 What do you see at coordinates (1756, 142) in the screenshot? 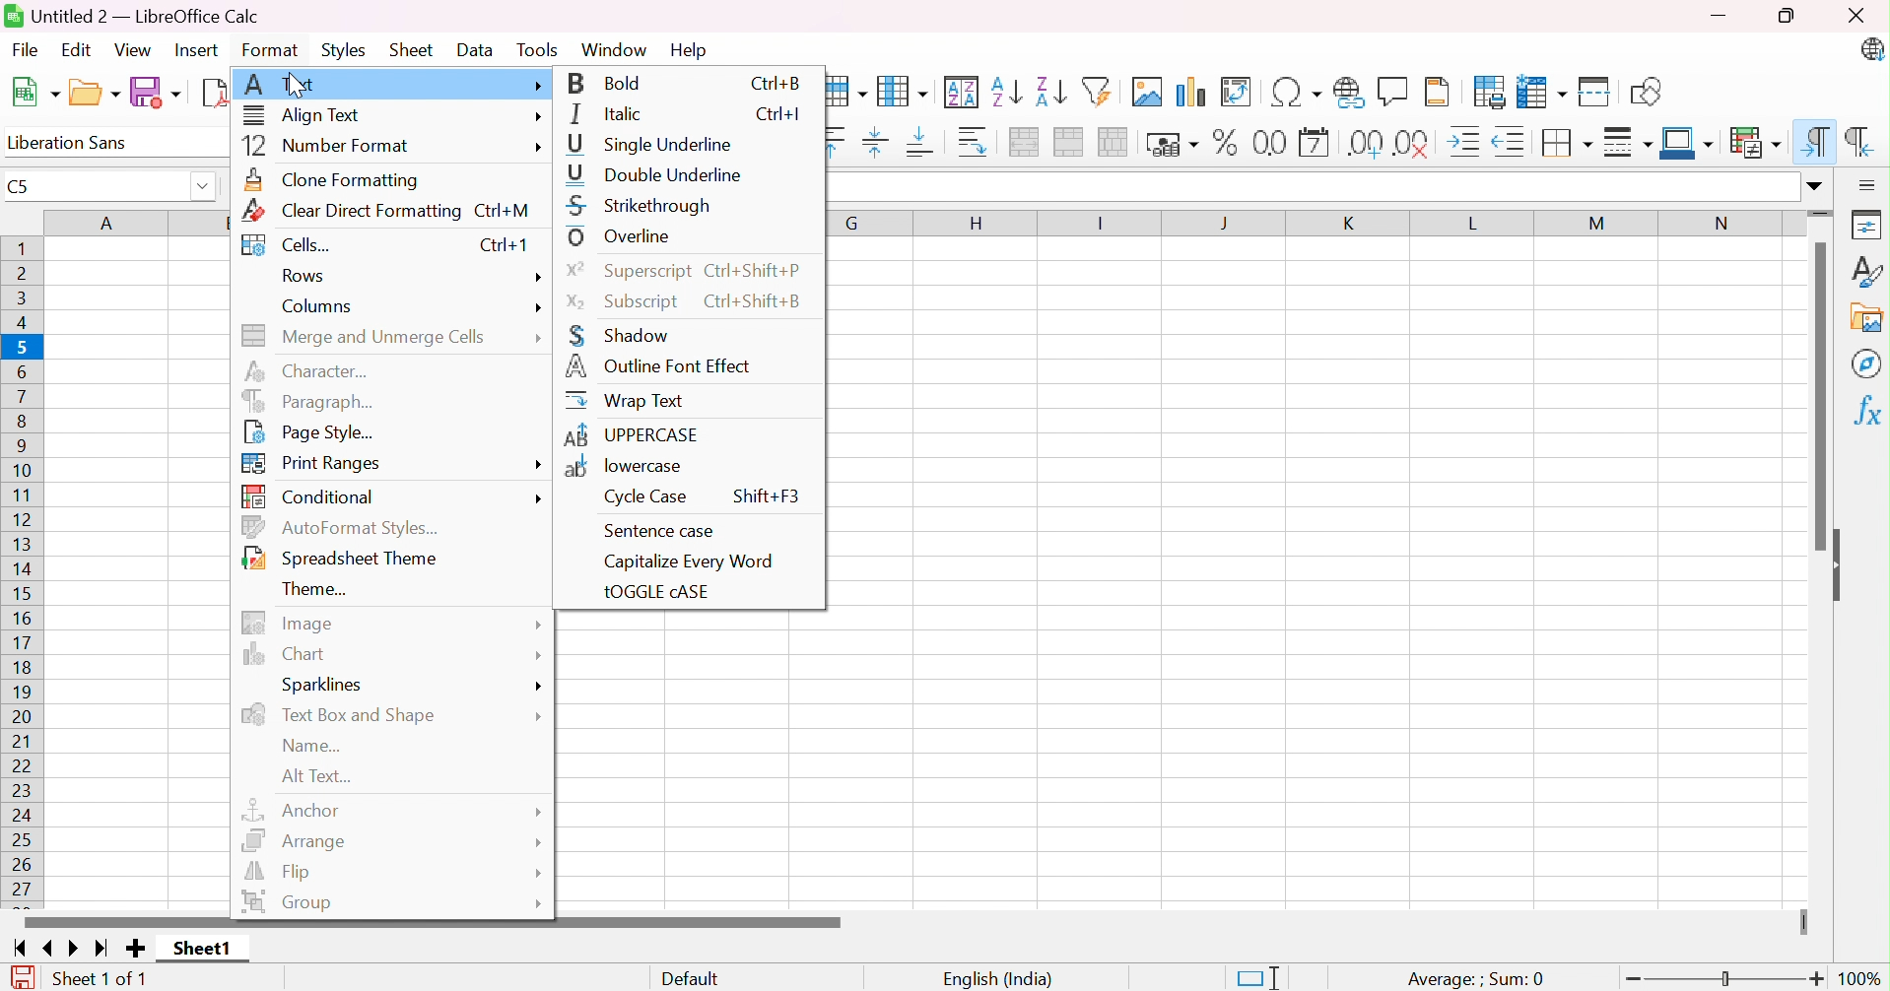
I see `Conditional` at bounding box center [1756, 142].